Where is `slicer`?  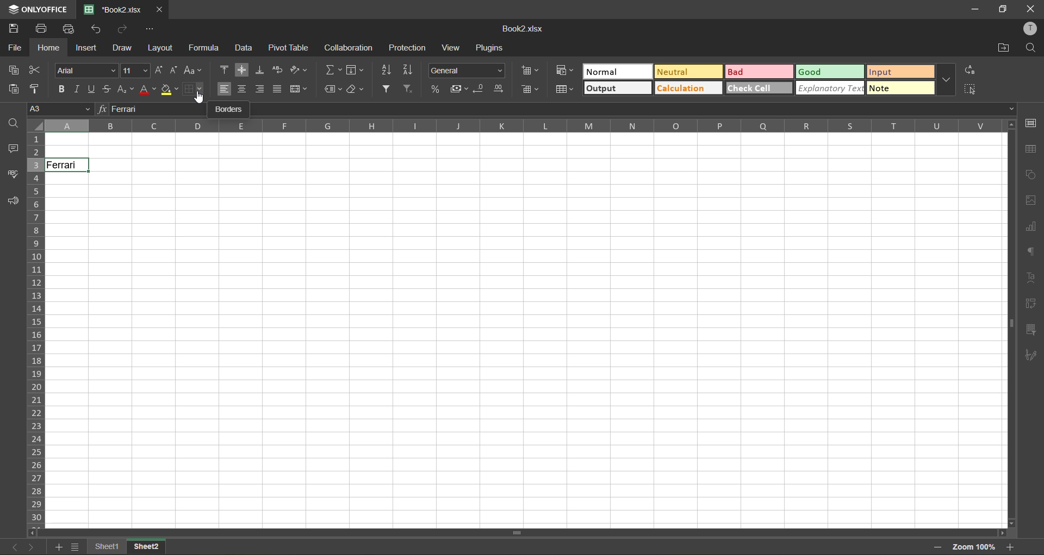 slicer is located at coordinates (1030, 328).